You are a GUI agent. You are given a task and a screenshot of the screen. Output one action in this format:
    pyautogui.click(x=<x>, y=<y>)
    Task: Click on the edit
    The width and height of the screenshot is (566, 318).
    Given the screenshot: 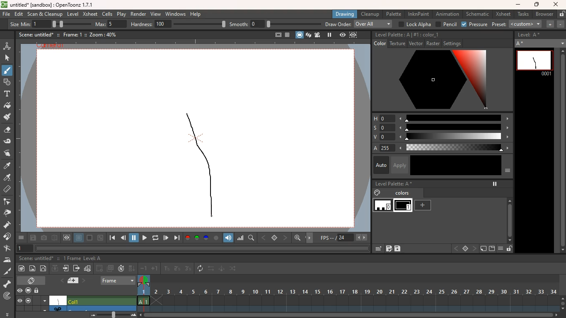 What is the action you would take?
    pyautogui.click(x=19, y=14)
    